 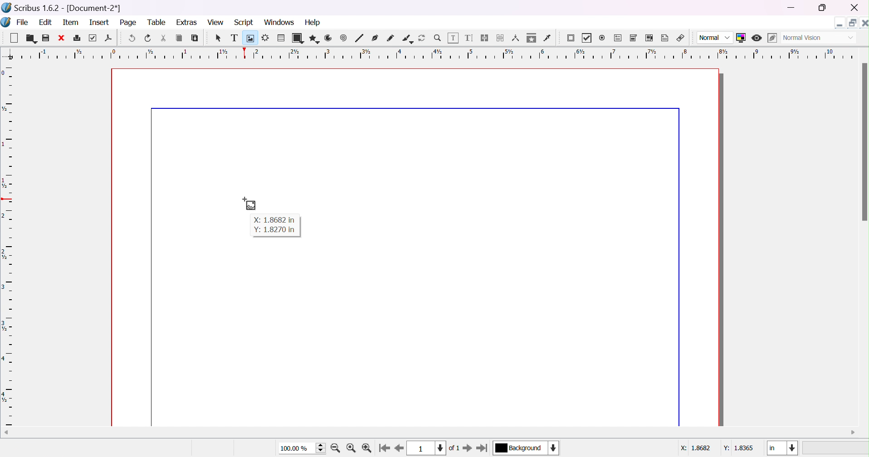 I want to click on windows, so click(x=279, y=23).